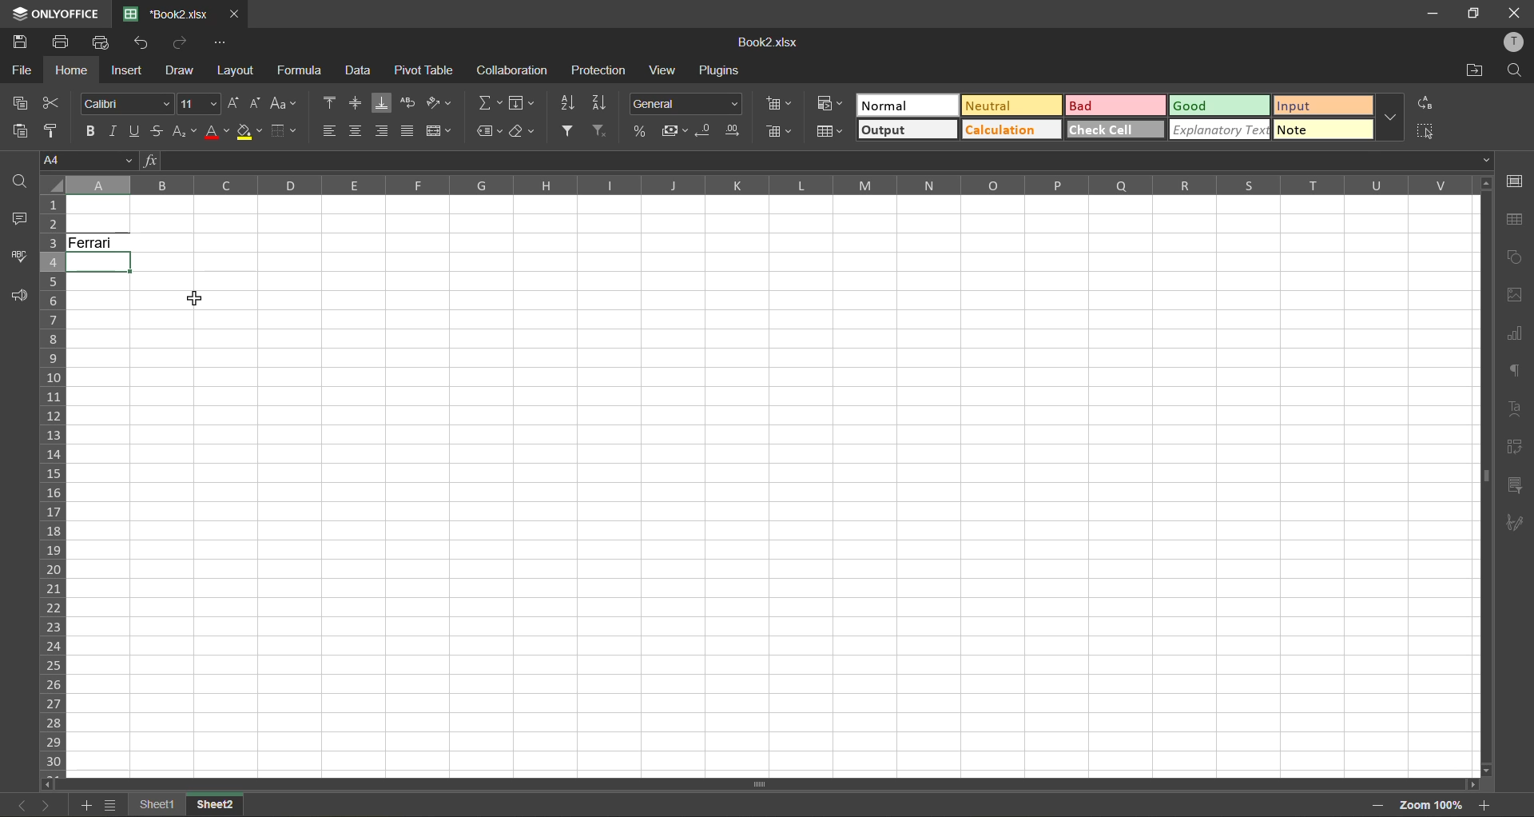 This screenshot has height=817, width=1534. I want to click on feedback, so click(21, 296).